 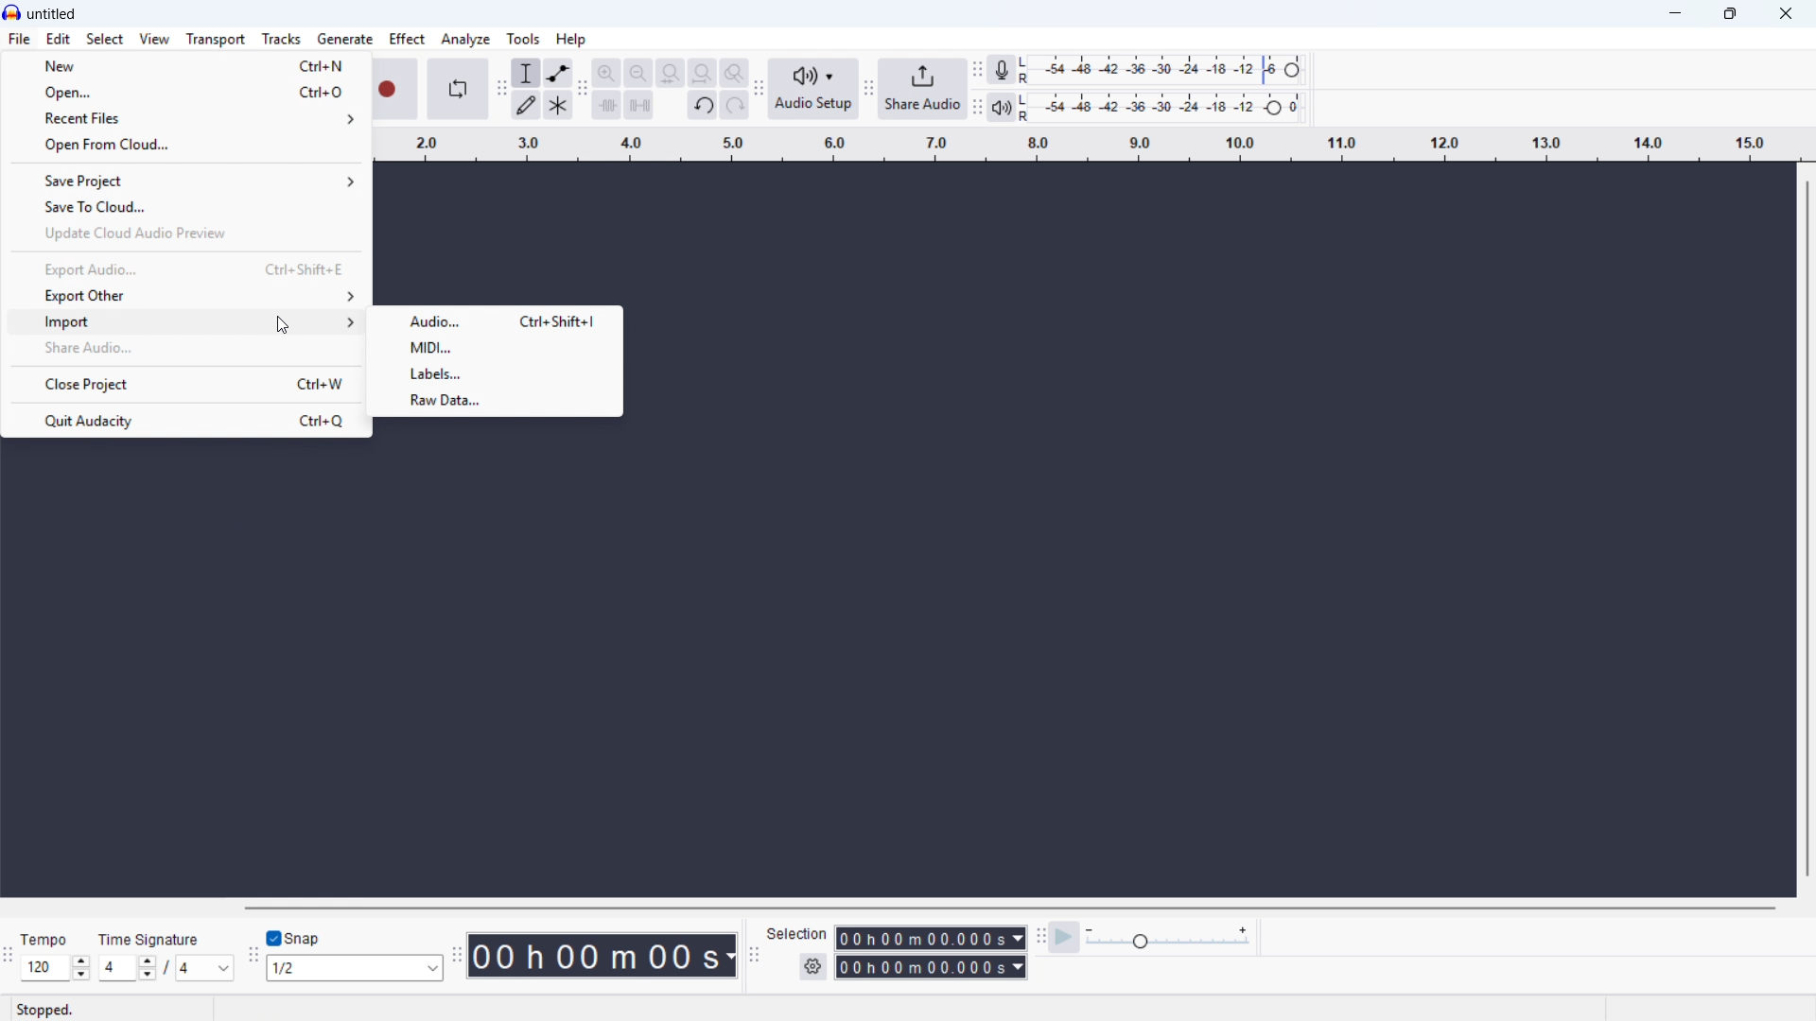 I want to click on open , so click(x=187, y=90).